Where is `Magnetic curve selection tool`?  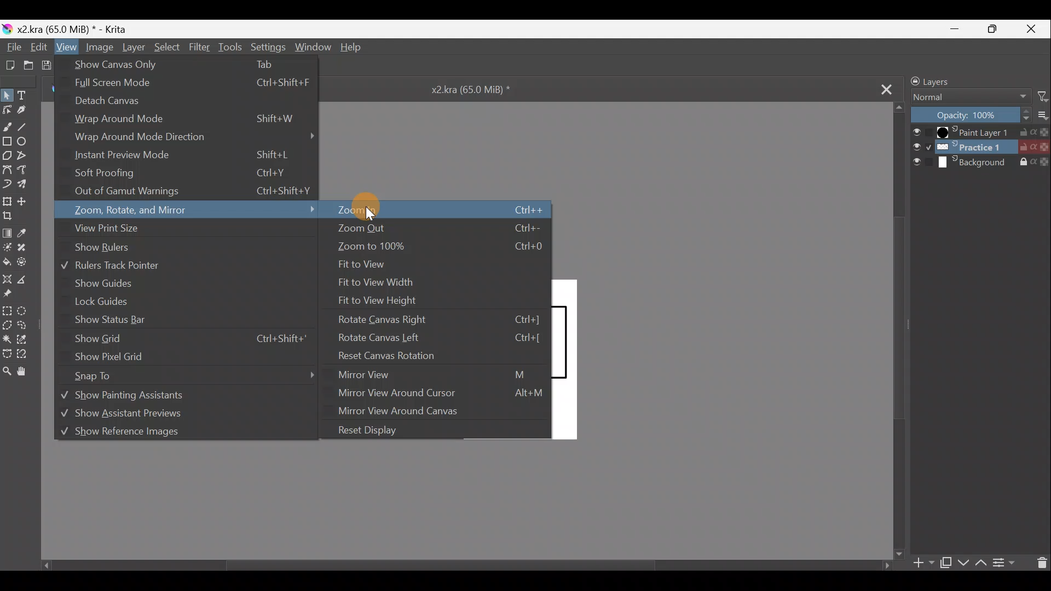
Magnetic curve selection tool is located at coordinates (31, 356).